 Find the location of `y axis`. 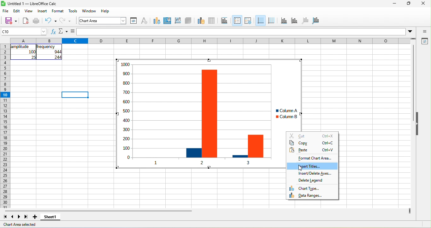

y axis is located at coordinates (294, 21).